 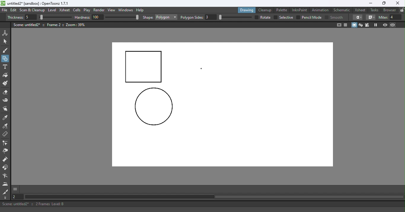 What do you see at coordinates (192, 17) in the screenshot?
I see `Polygon slides` at bounding box center [192, 17].